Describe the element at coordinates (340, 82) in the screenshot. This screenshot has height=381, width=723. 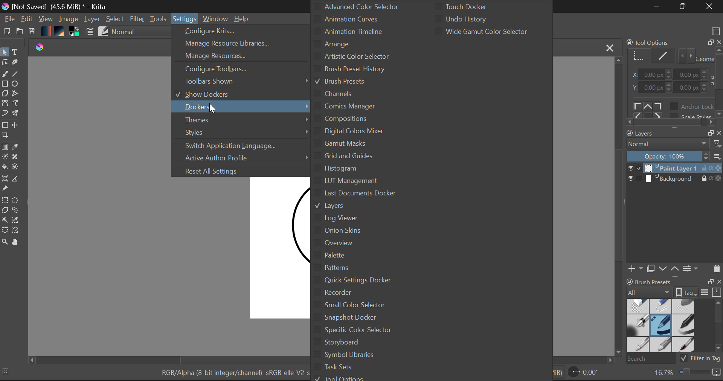
I see `Brush Presets` at that location.